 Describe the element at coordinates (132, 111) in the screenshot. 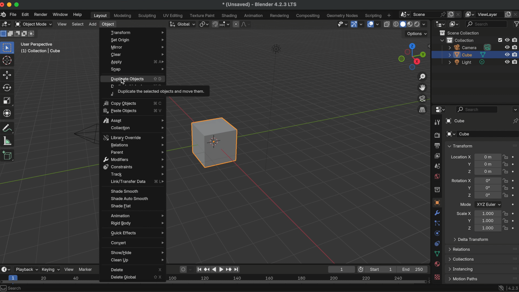

I see `paste objects` at that location.